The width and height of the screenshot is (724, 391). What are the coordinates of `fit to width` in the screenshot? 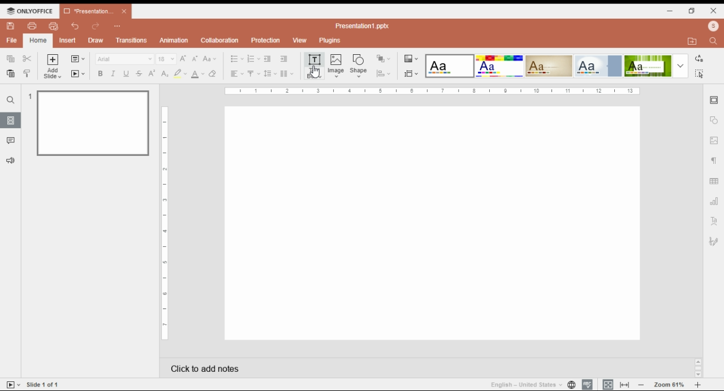 It's located at (625, 384).